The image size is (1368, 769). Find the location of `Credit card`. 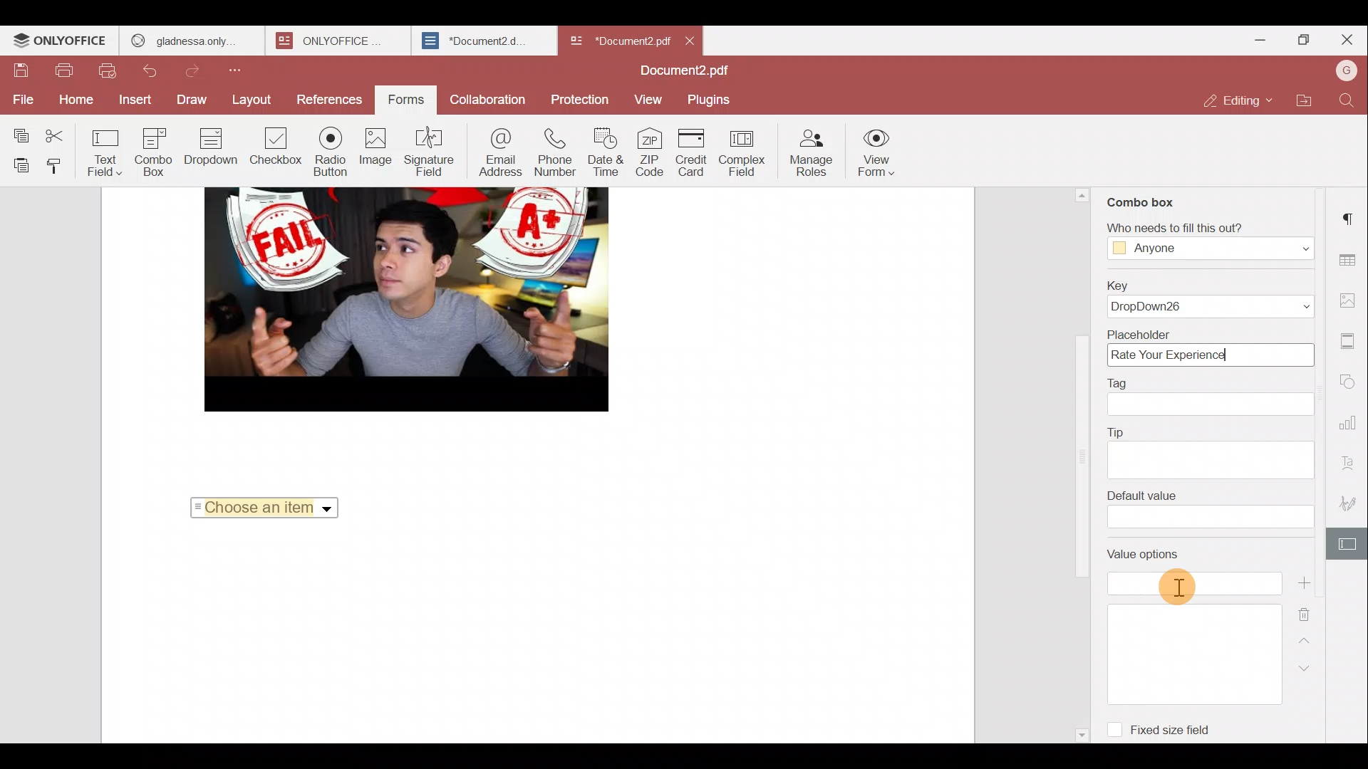

Credit card is located at coordinates (693, 152).